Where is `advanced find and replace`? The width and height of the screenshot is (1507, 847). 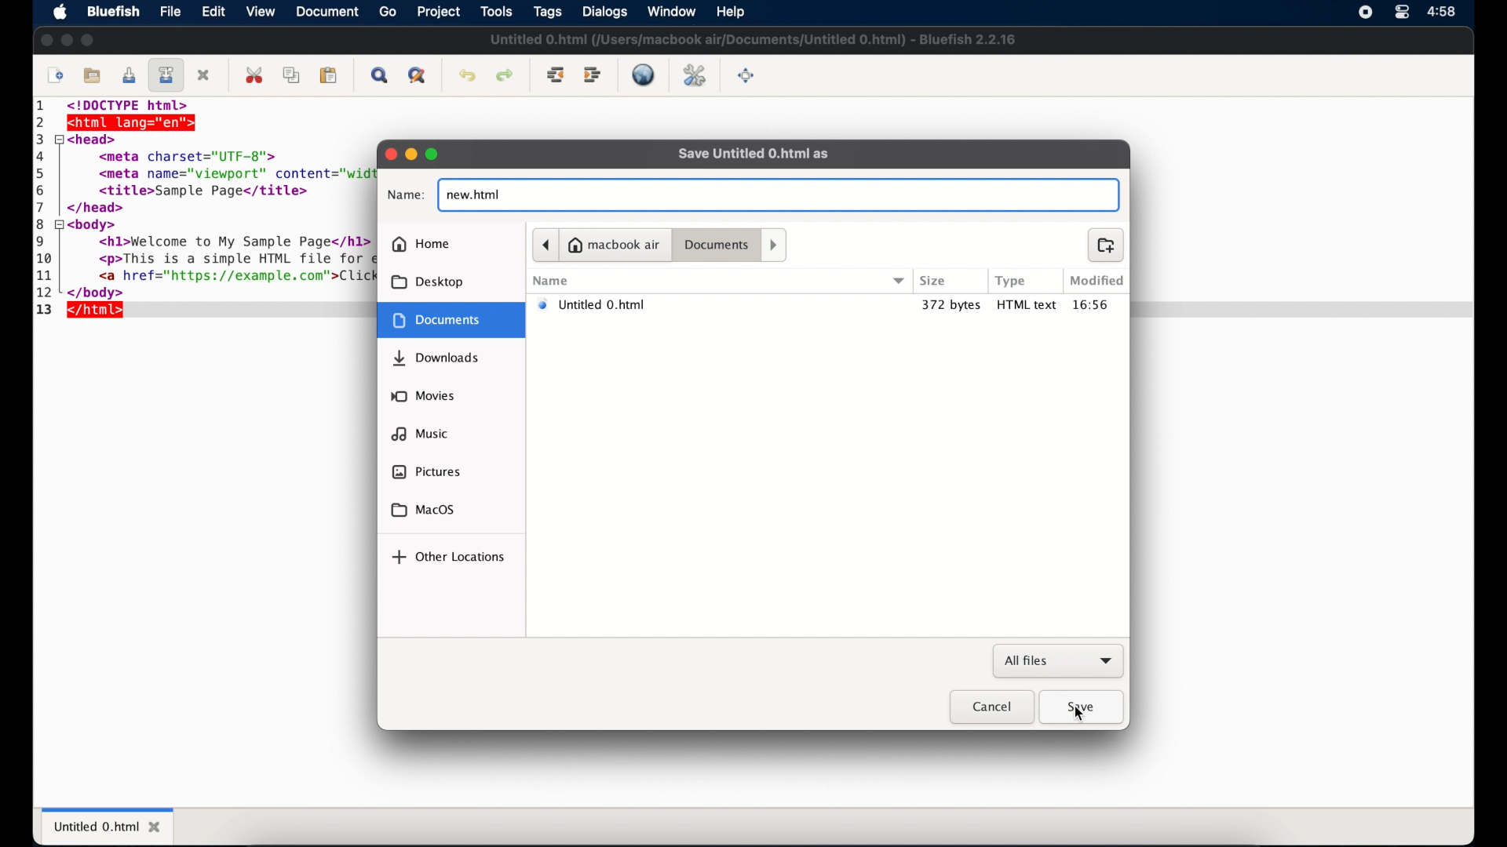 advanced find and replace is located at coordinates (418, 76).